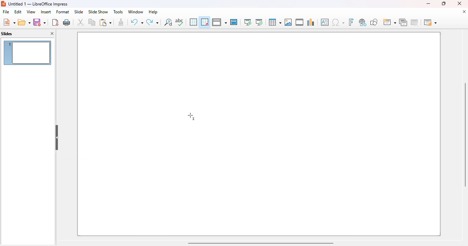 This screenshot has width=468, height=246. Describe the element at coordinates (204, 22) in the screenshot. I see `snap to grid` at that location.